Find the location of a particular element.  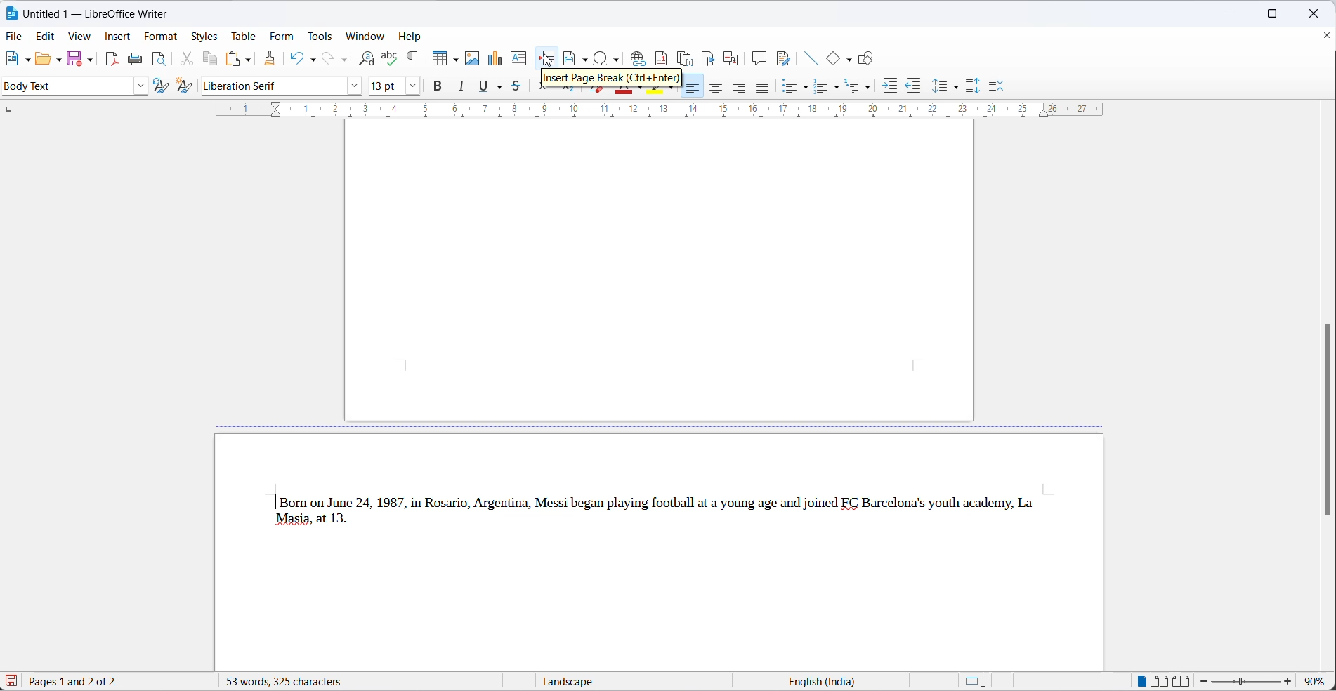

window is located at coordinates (364, 34).